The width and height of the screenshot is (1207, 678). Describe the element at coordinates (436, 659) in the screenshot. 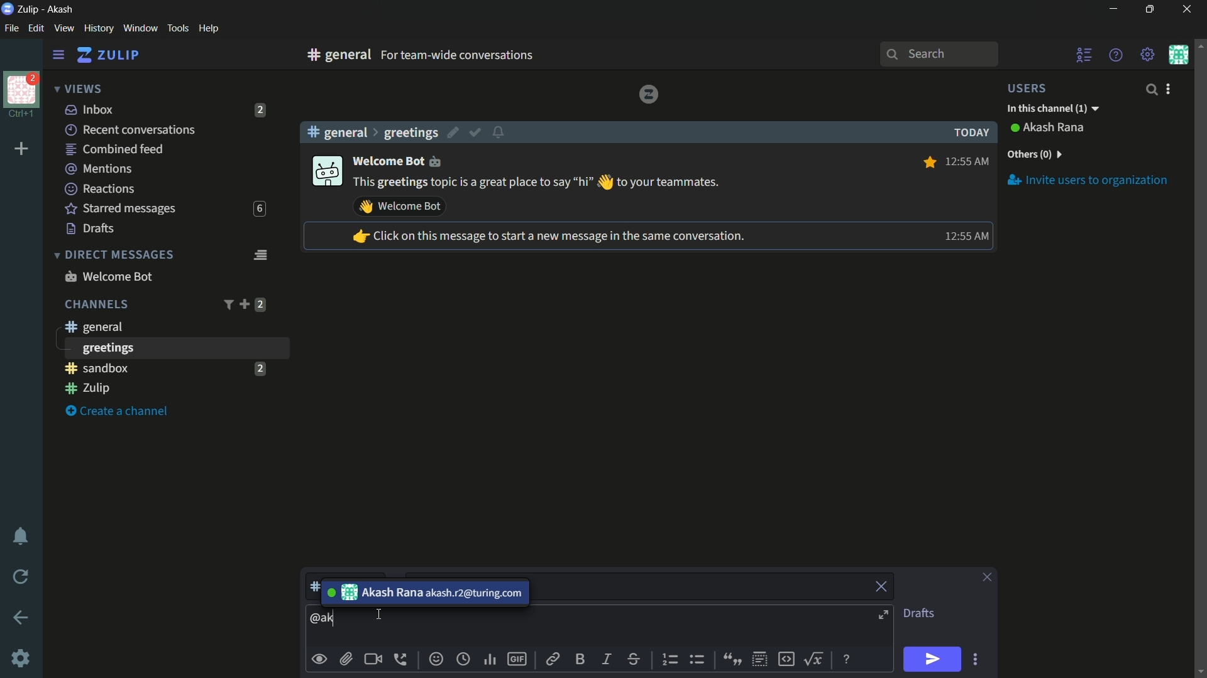

I see `add emoji` at that location.